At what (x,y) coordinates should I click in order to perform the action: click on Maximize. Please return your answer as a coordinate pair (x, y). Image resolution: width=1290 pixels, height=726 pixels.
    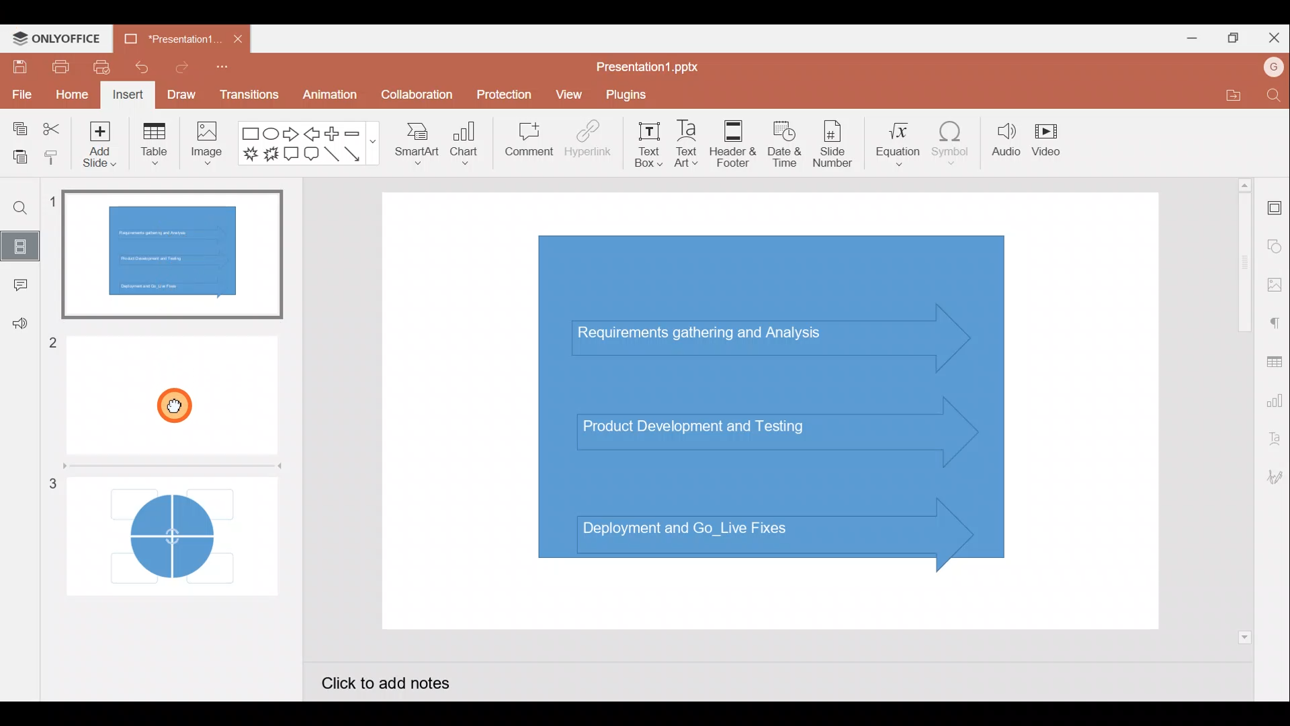
    Looking at the image, I should click on (1236, 36).